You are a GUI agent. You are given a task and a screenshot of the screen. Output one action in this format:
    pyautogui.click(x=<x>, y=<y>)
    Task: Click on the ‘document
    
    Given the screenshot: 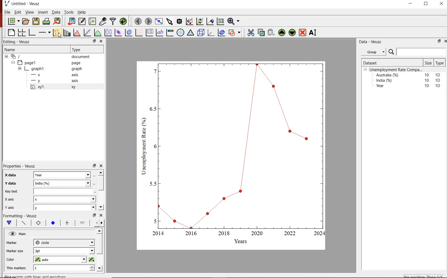 What is the action you would take?
    pyautogui.click(x=50, y=56)
    